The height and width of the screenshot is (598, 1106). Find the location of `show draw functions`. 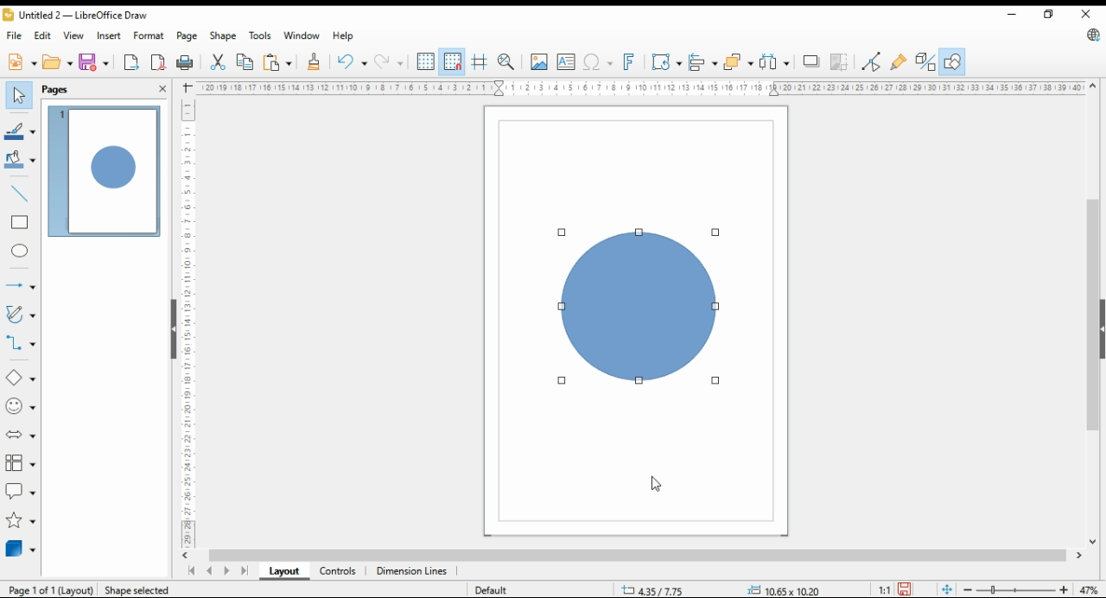

show draw functions is located at coordinates (952, 62).